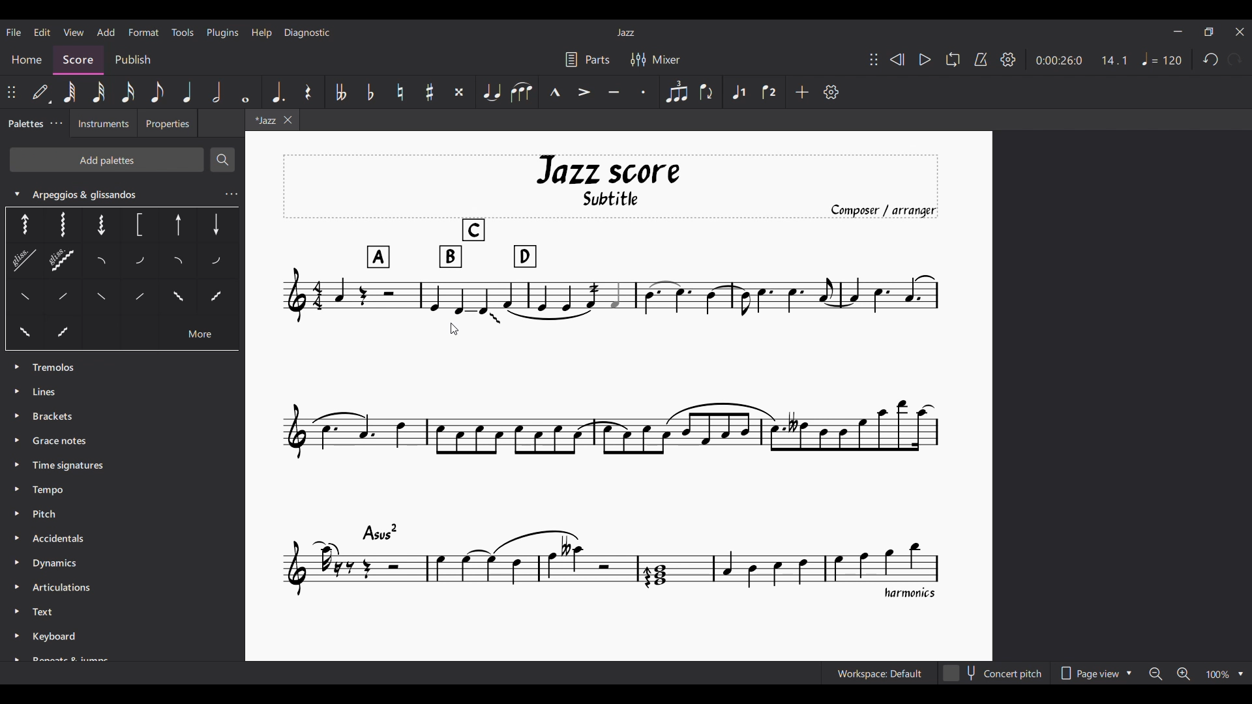  What do you see at coordinates (994, 673) in the screenshot?
I see `Concert pitch toggle` at bounding box center [994, 673].